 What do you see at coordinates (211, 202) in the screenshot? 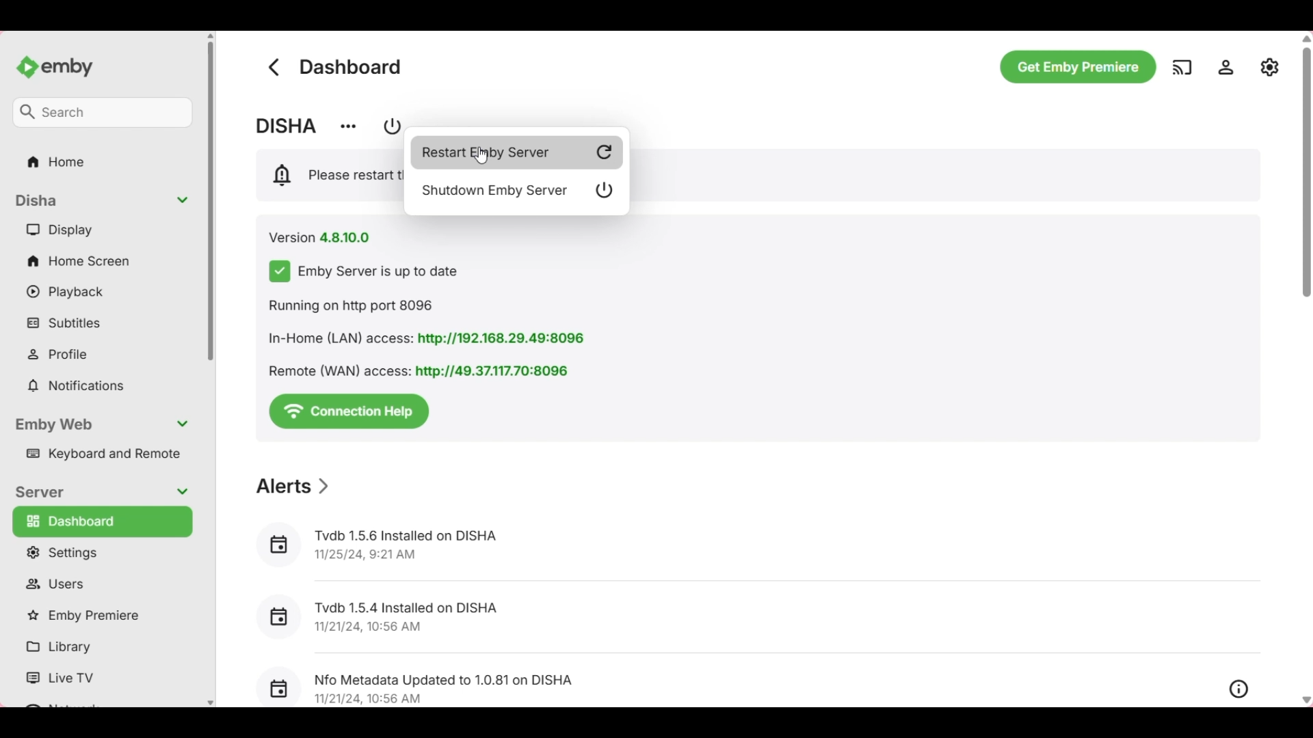
I see `Vertical slide bar for left panel` at bounding box center [211, 202].